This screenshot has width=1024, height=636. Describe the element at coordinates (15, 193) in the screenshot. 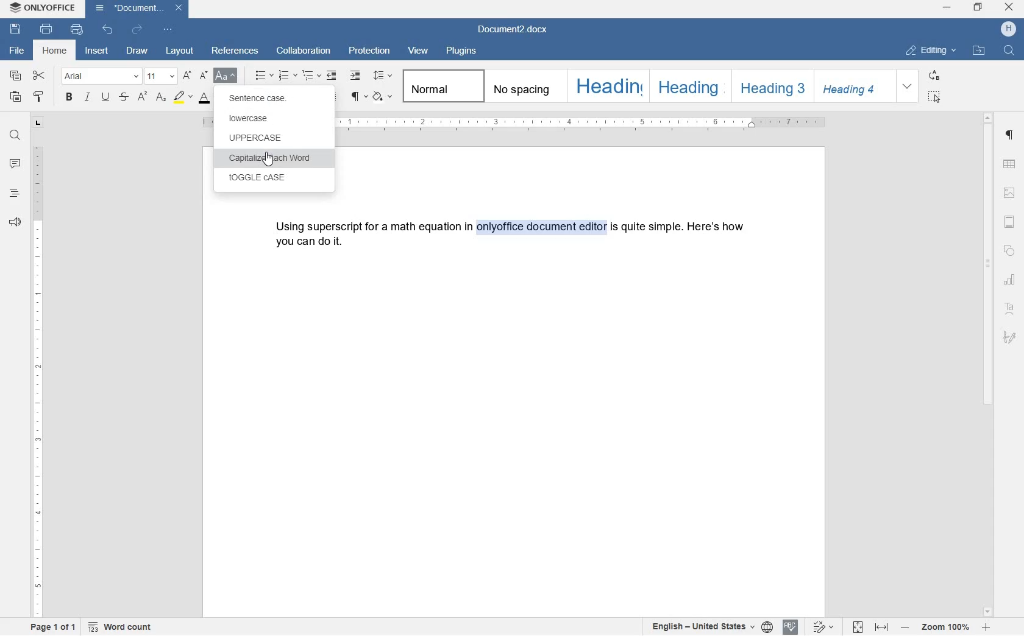

I see `headings` at that location.